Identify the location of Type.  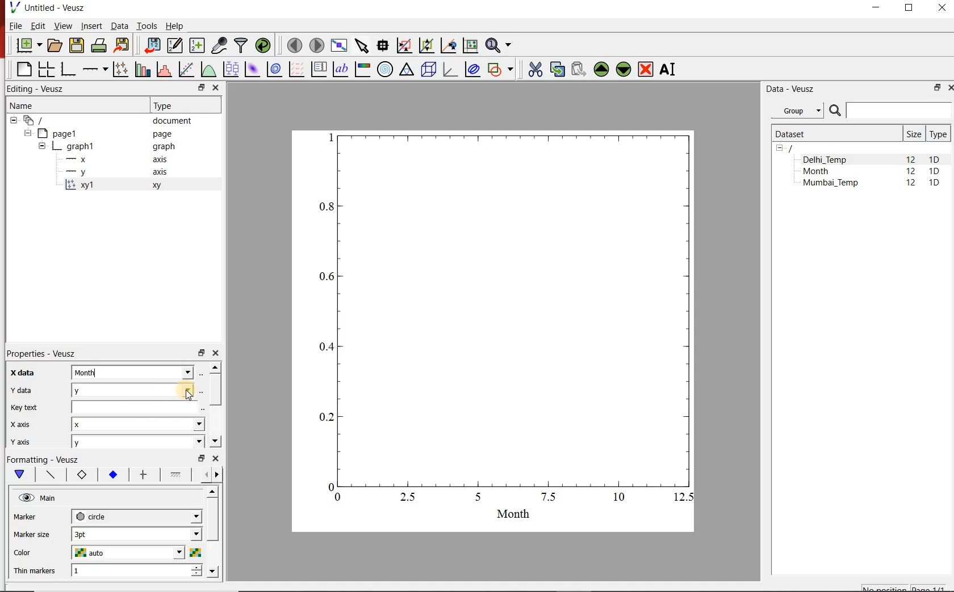
(938, 134).